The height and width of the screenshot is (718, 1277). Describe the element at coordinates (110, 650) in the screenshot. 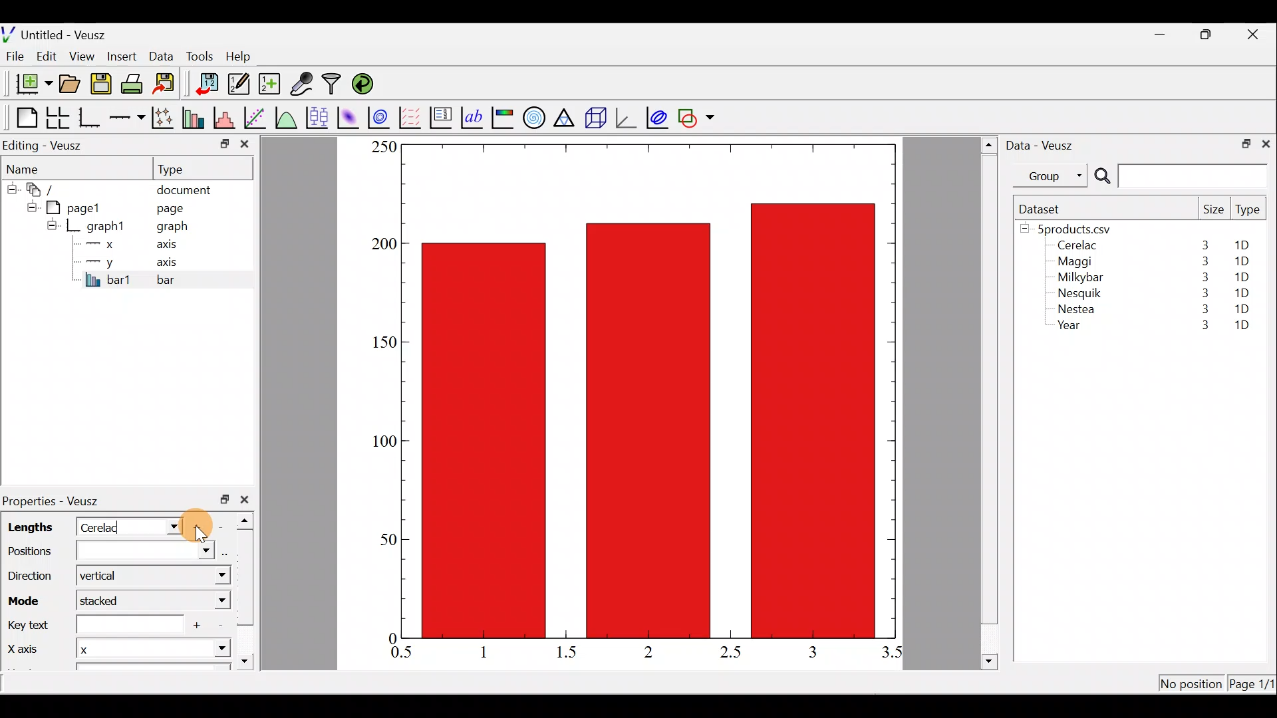

I see `x` at that location.